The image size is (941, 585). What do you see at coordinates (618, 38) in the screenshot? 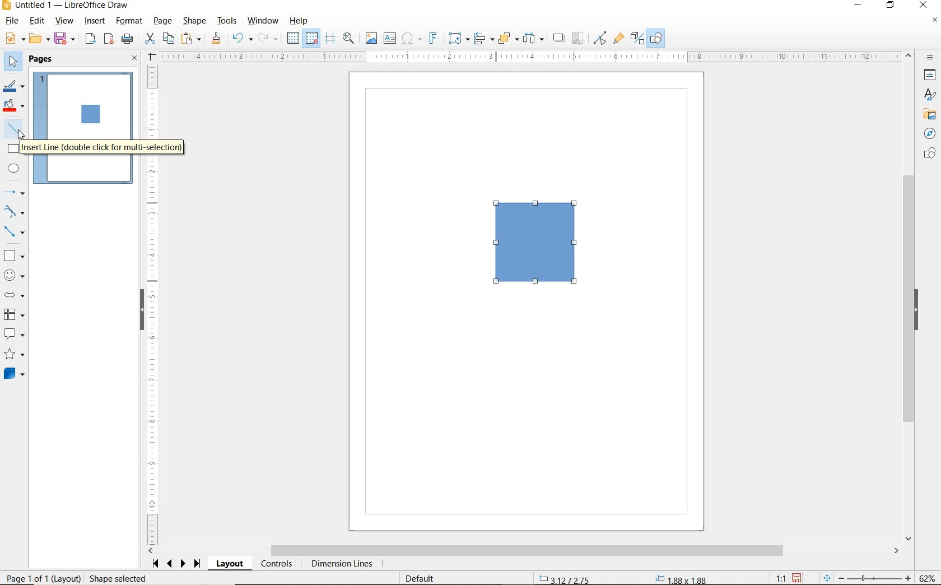
I see `SHOW GLUEPOINT FUNCTIONS` at bounding box center [618, 38].